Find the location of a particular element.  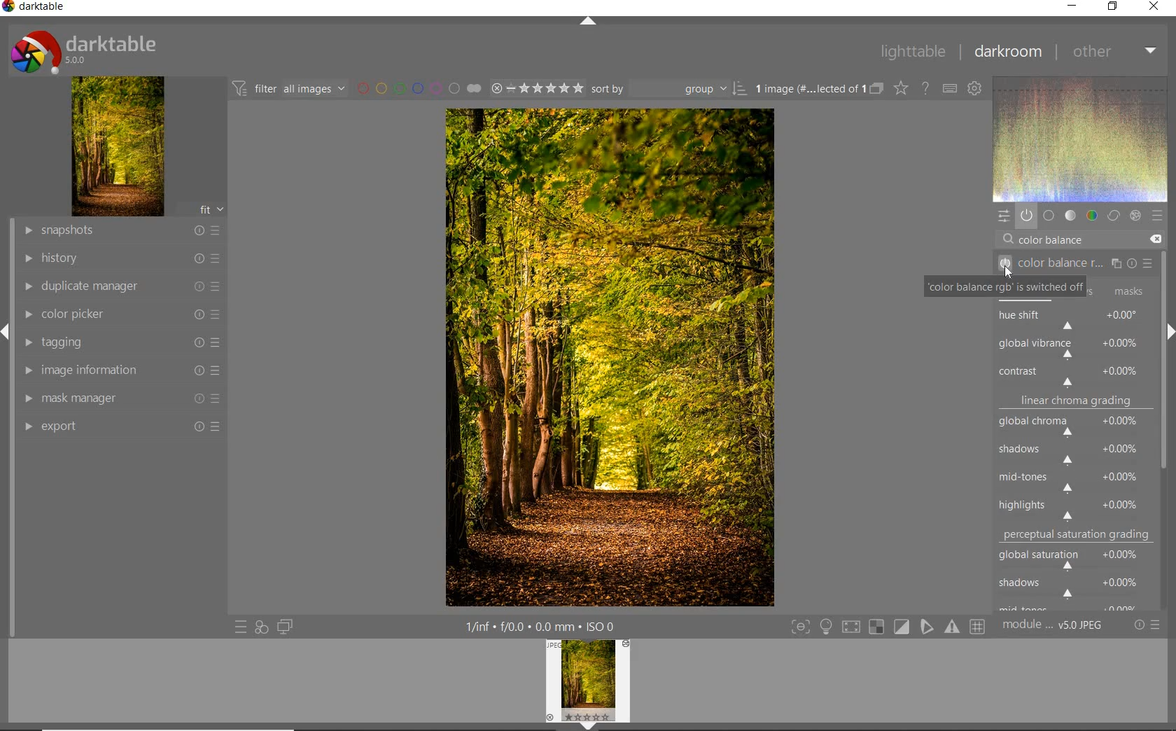

highlights is located at coordinates (1078, 506).